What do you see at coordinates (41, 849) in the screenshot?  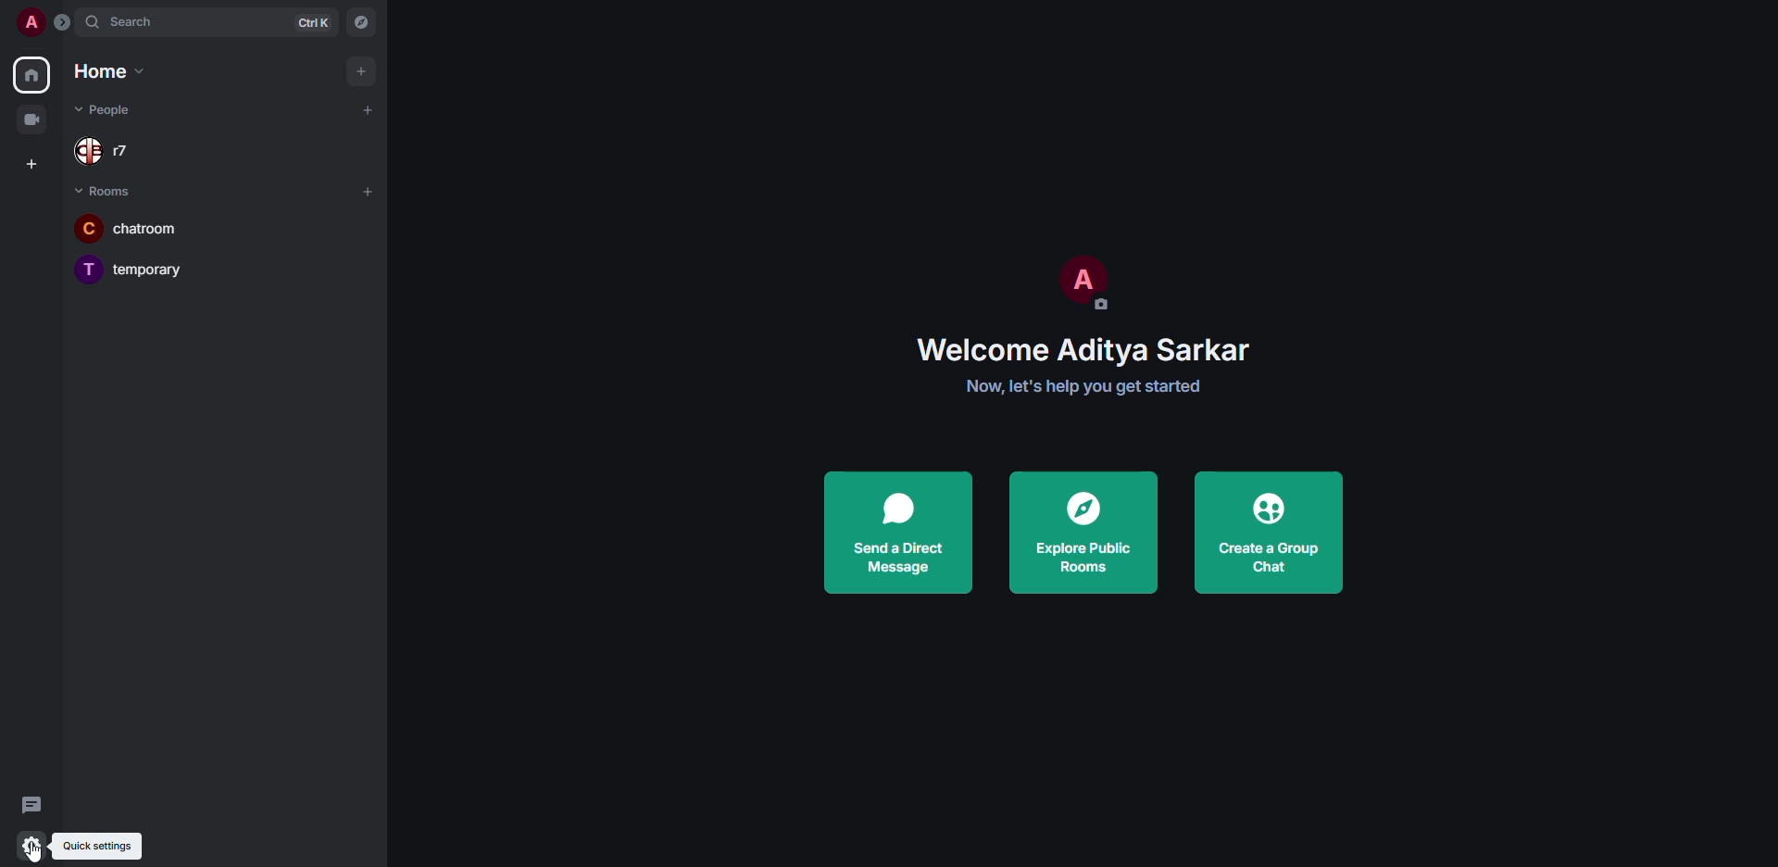 I see `cursor` at bounding box center [41, 849].